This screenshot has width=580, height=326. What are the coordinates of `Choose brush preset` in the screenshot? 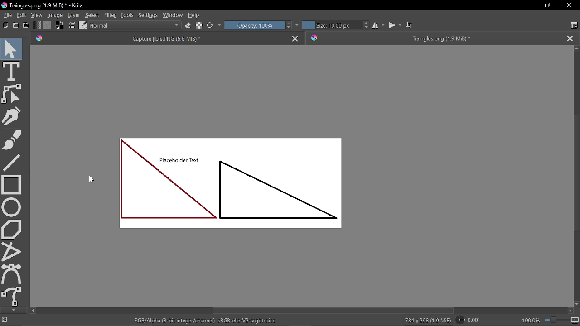 It's located at (210, 25).